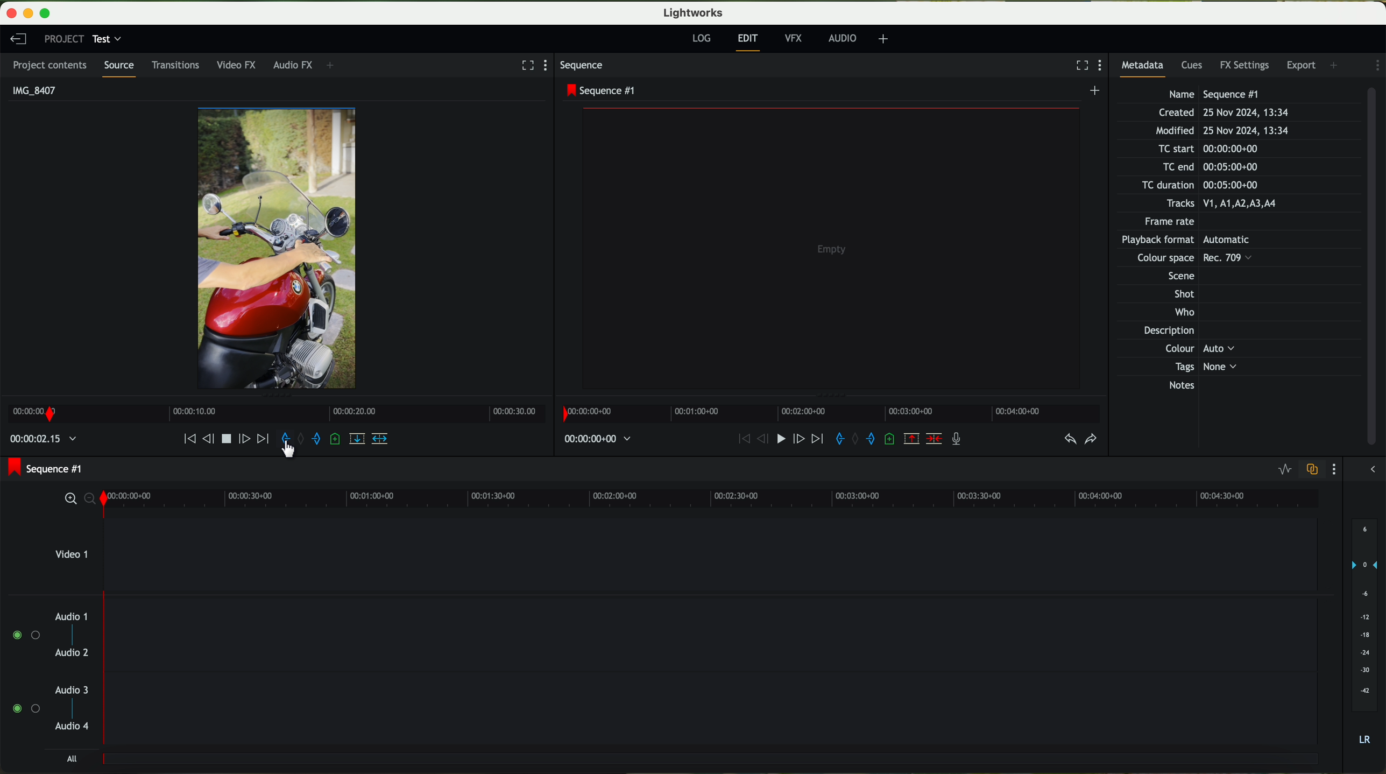 This screenshot has width=1386, height=774. I want to click on enable audio tracks, so click(24, 672).